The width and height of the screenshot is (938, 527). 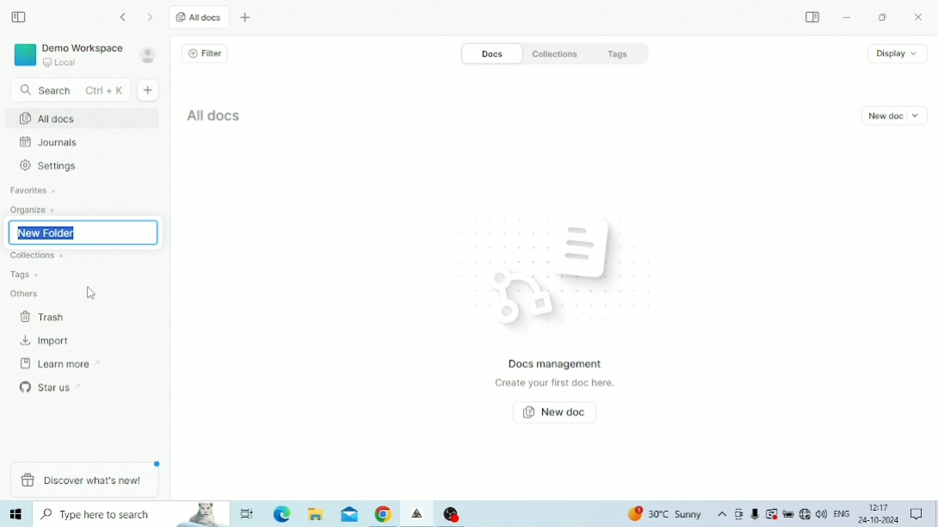 I want to click on Affine, so click(x=418, y=514).